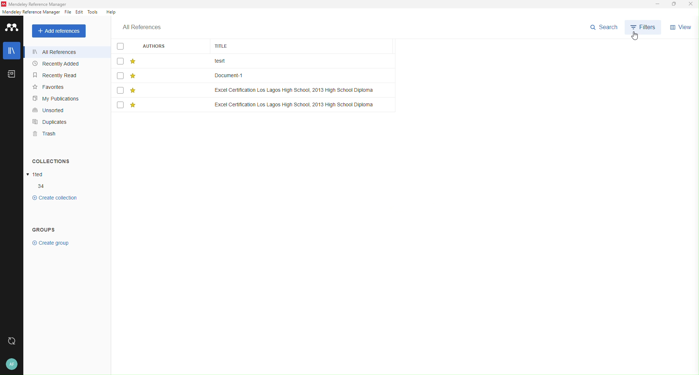 This screenshot has height=375, width=699. Describe the element at coordinates (12, 365) in the screenshot. I see `User` at that location.